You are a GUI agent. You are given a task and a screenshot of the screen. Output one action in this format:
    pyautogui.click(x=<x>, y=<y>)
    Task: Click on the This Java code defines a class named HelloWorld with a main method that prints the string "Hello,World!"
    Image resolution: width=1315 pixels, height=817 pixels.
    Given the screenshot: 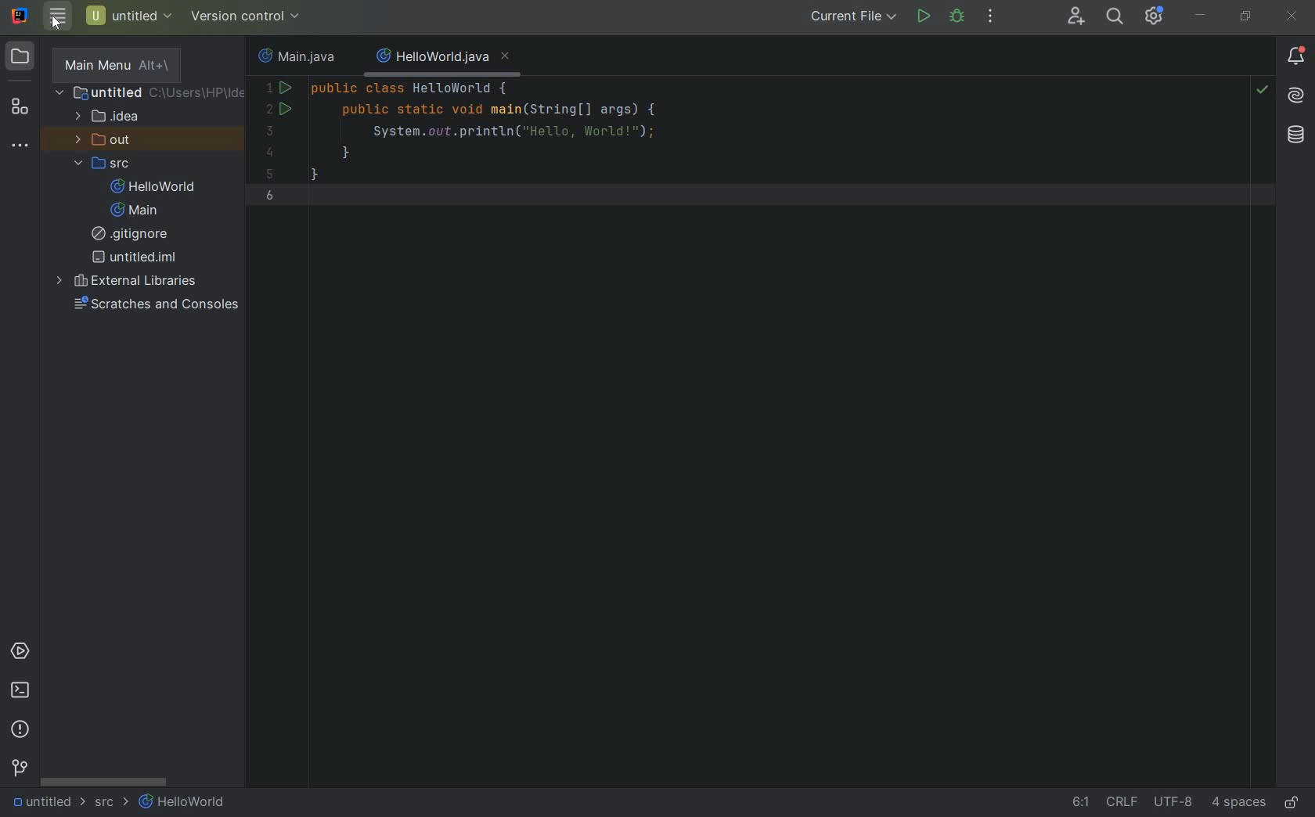 What is the action you would take?
    pyautogui.click(x=712, y=153)
    